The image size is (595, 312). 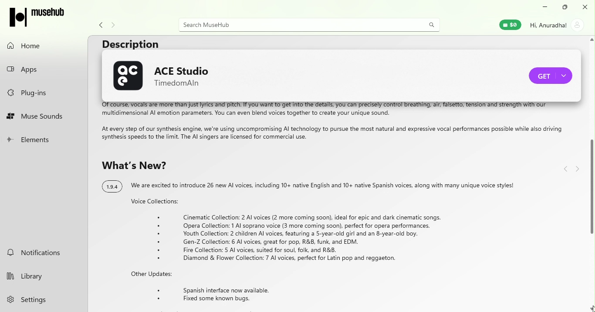 What do you see at coordinates (45, 139) in the screenshot?
I see `elements` at bounding box center [45, 139].